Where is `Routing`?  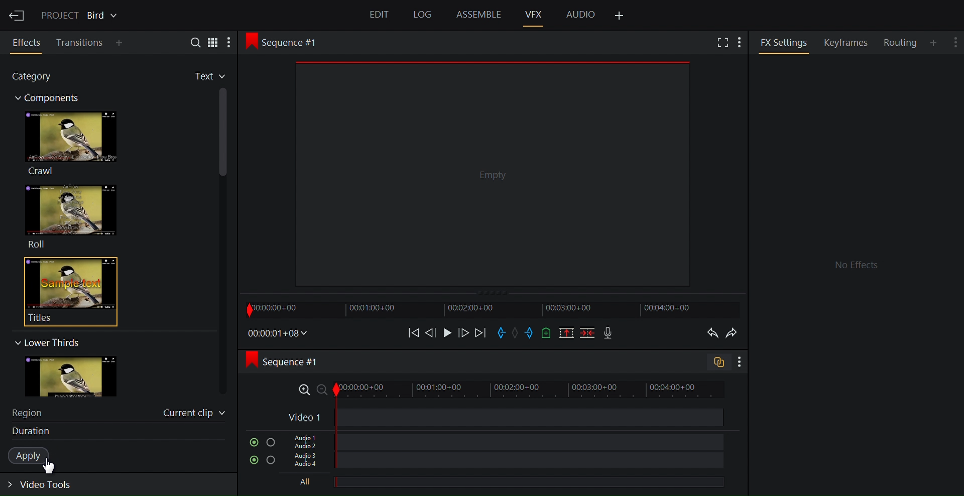 Routing is located at coordinates (902, 43).